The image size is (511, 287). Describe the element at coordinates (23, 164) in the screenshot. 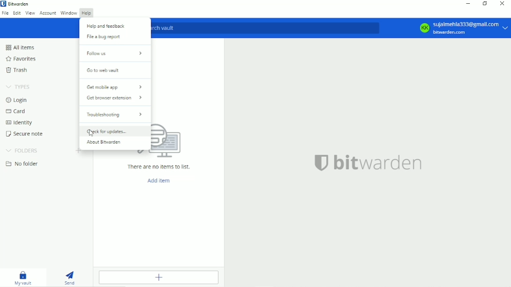

I see `No folder` at that location.